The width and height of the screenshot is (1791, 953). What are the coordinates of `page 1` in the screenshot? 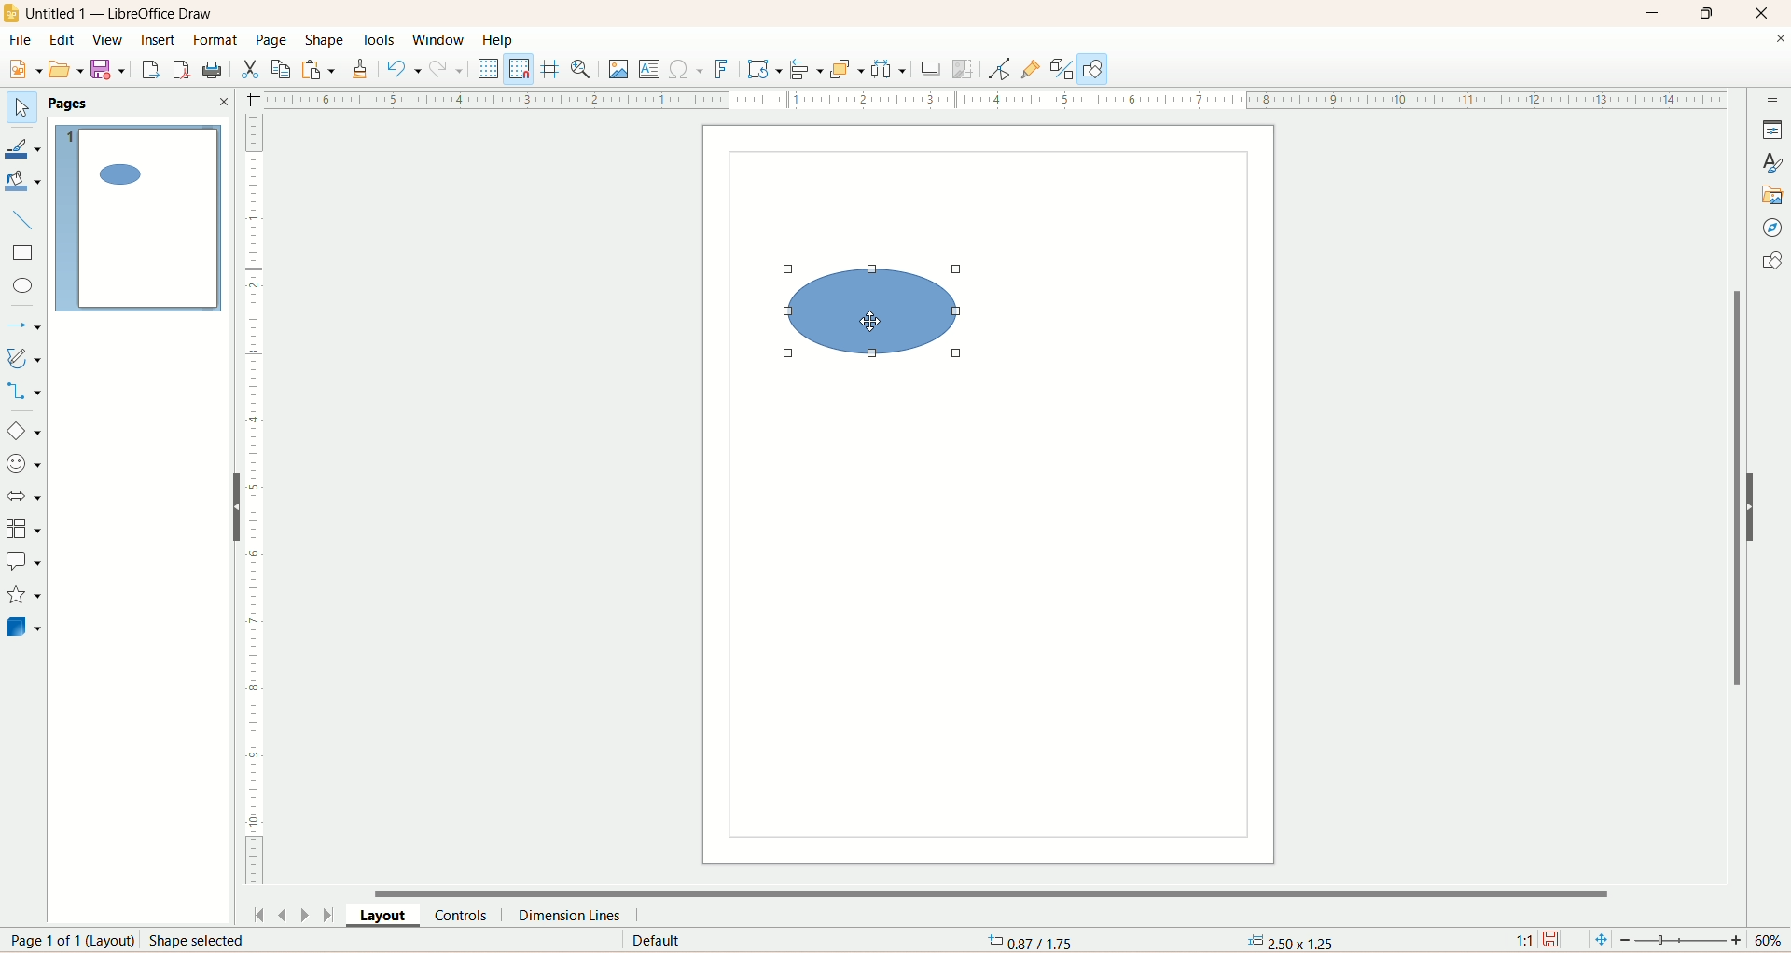 It's located at (138, 216).